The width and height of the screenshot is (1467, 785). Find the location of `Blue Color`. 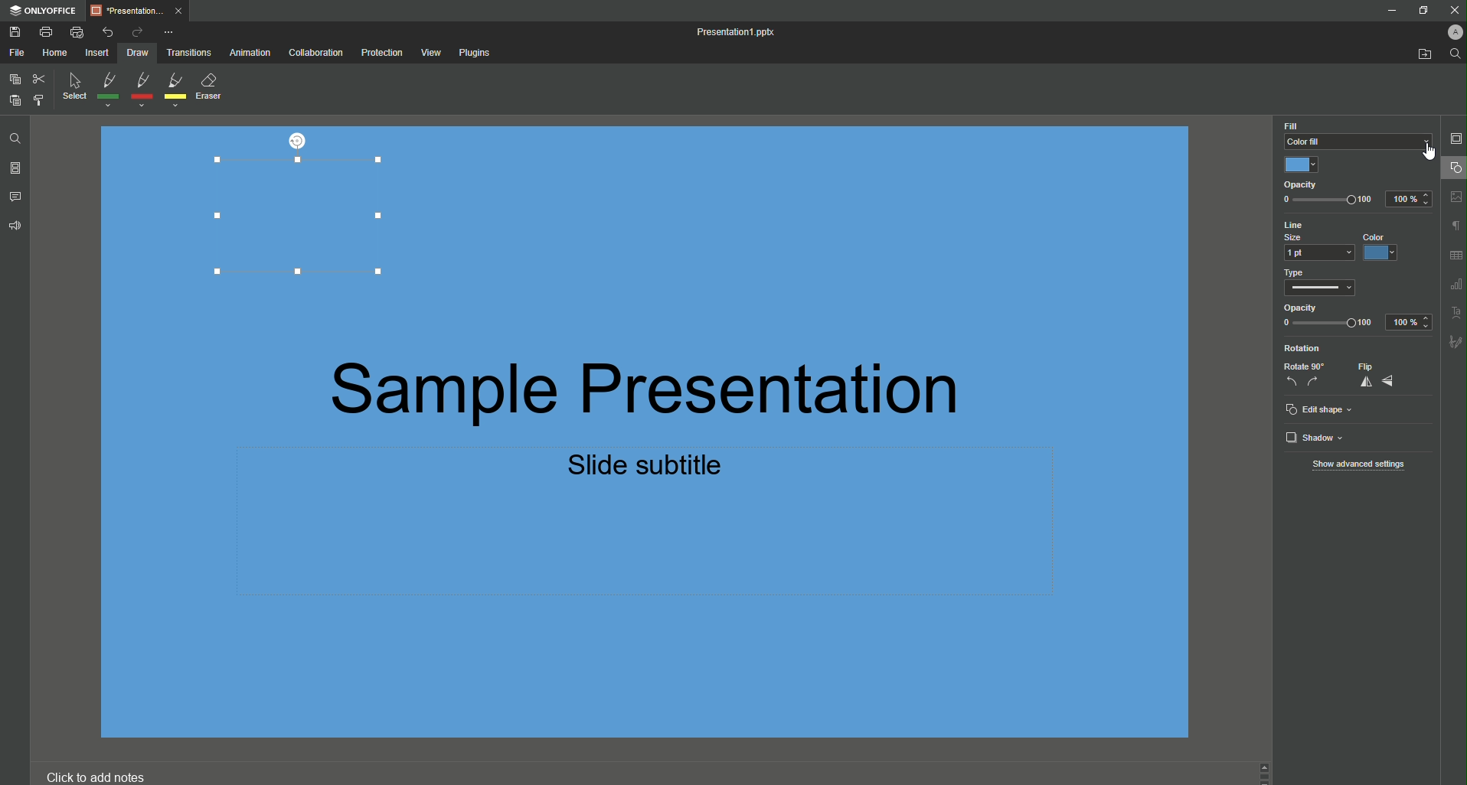

Blue Color is located at coordinates (1384, 249).